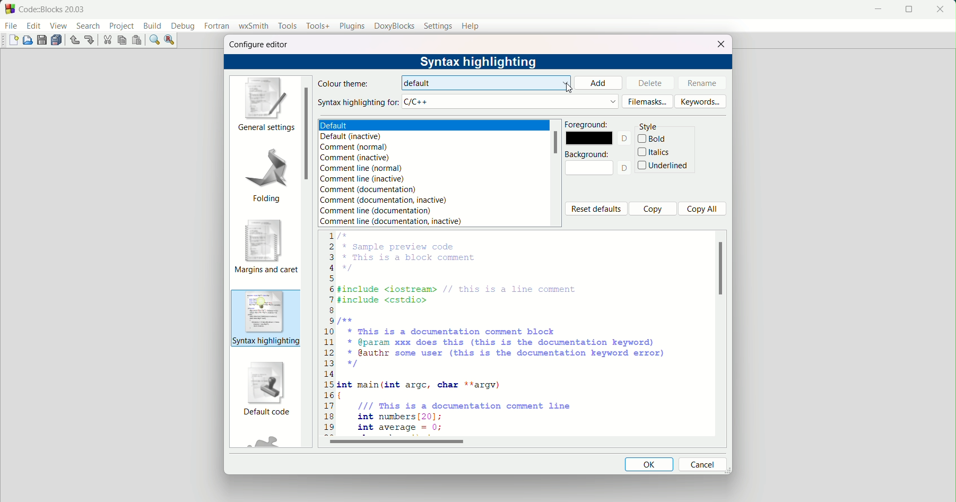 The image size is (956, 502). What do you see at coordinates (266, 247) in the screenshot?
I see `margins and caret` at bounding box center [266, 247].